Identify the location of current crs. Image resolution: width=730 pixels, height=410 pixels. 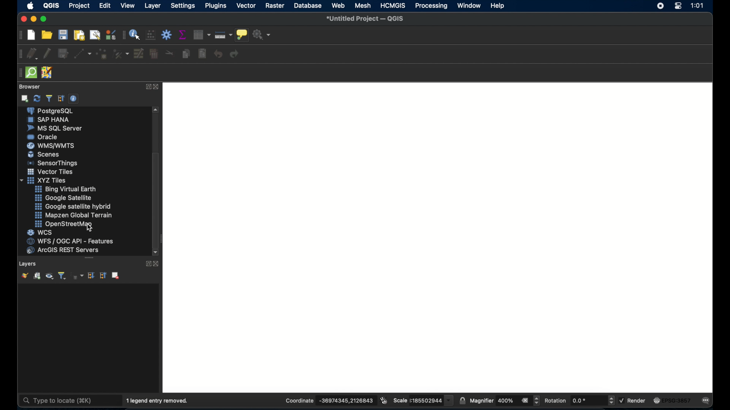
(673, 401).